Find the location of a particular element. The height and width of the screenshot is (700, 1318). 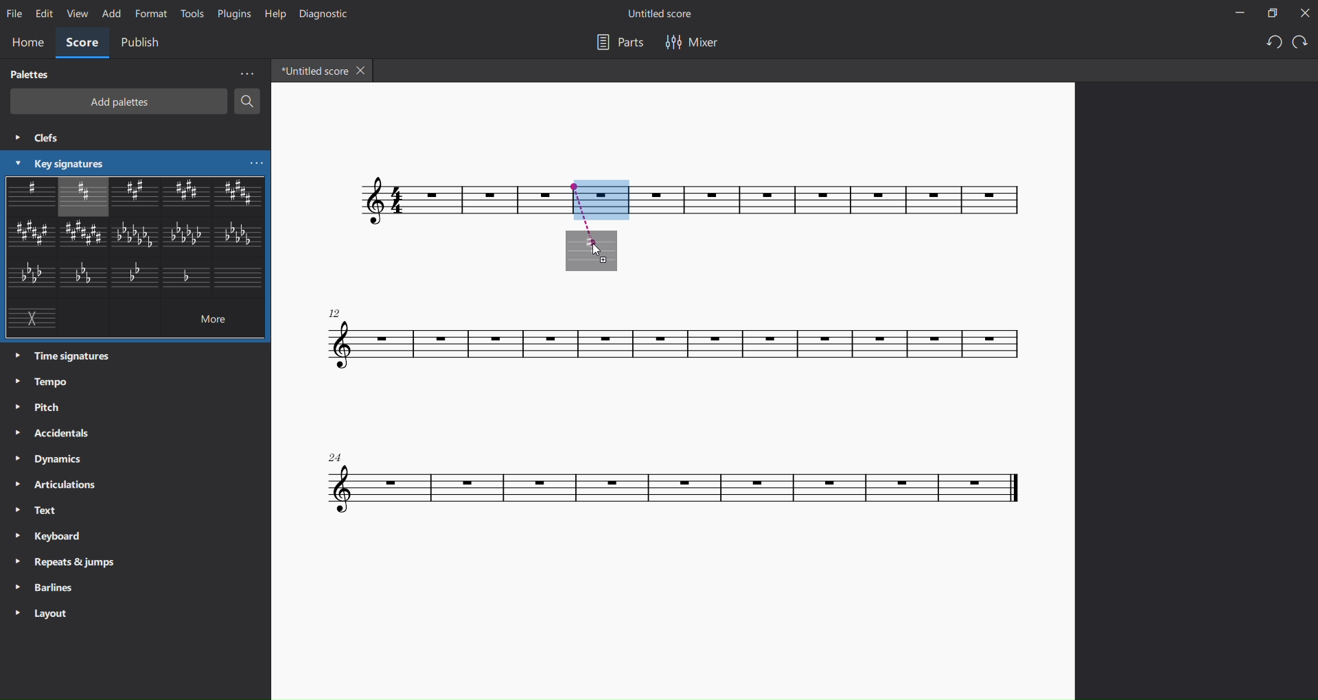

home is located at coordinates (26, 42).